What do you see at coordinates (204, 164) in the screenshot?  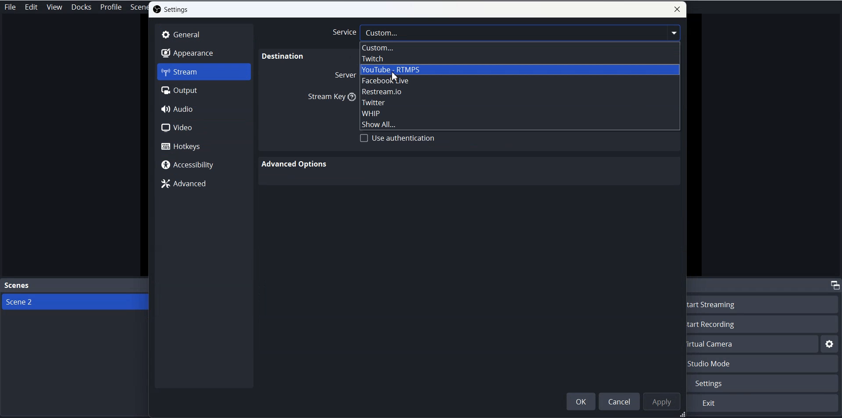 I see `Accessibility` at bounding box center [204, 164].